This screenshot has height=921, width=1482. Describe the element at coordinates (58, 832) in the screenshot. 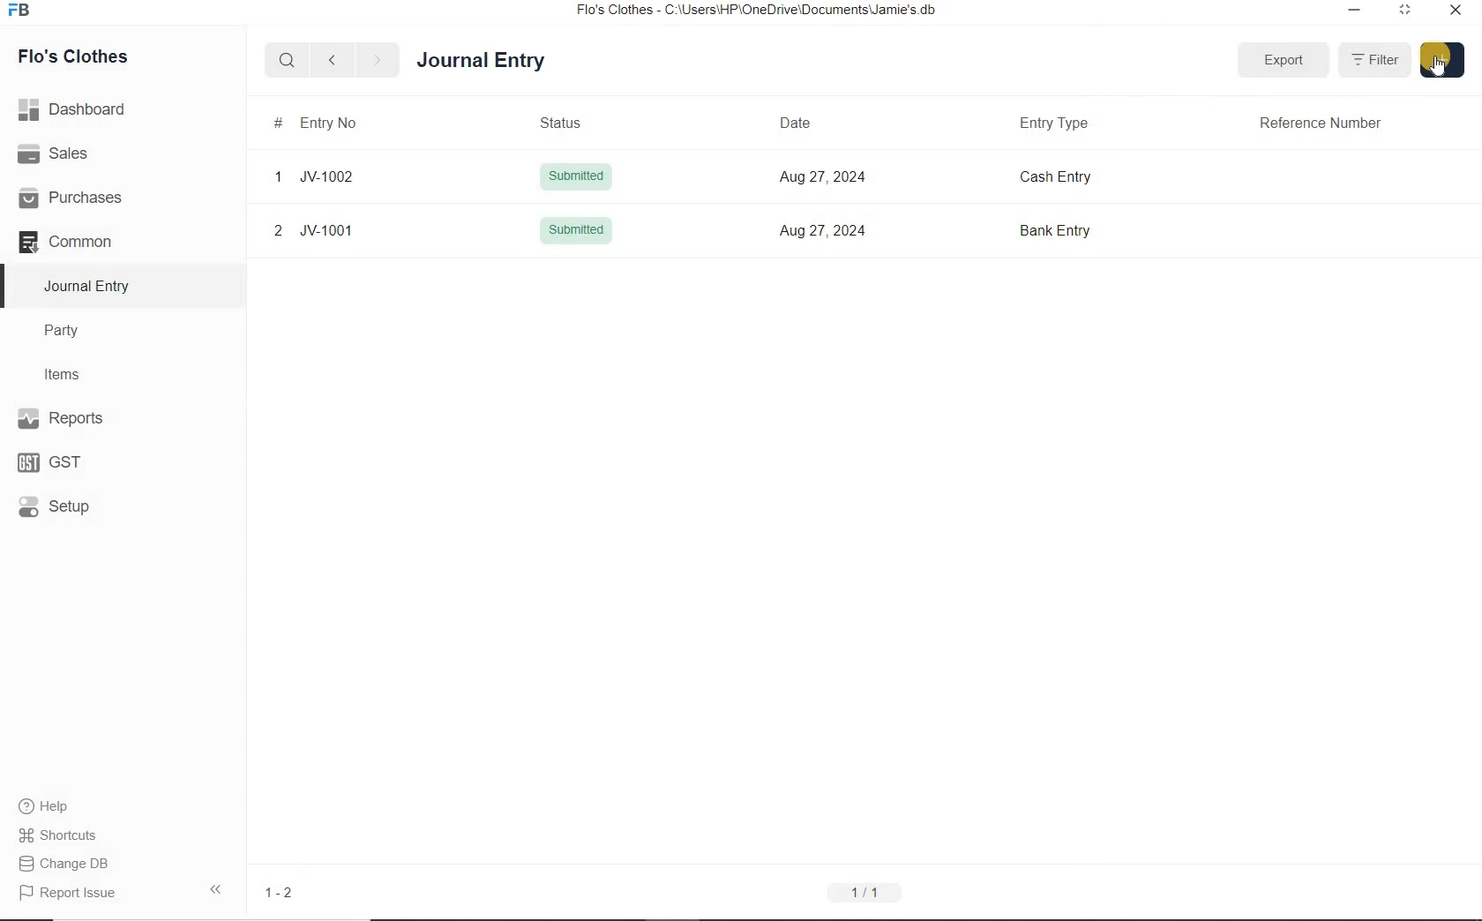

I see `Shortcuts` at that location.